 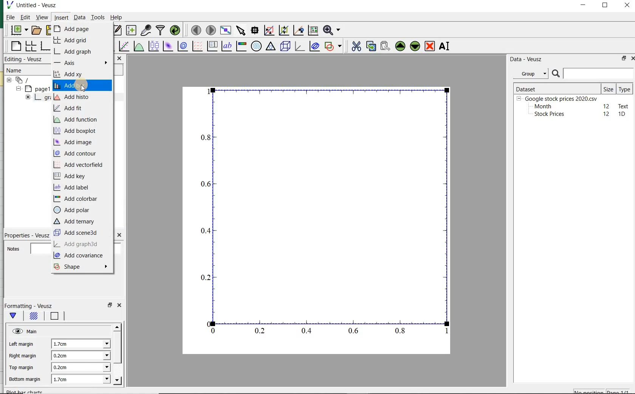 I want to click on Editing - Veusz, so click(x=23, y=59).